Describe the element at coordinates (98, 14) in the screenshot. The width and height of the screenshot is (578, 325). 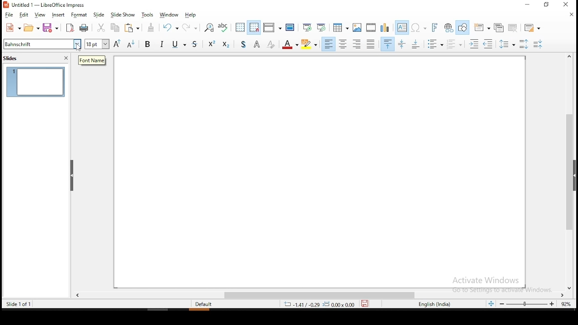
I see `slide` at that location.